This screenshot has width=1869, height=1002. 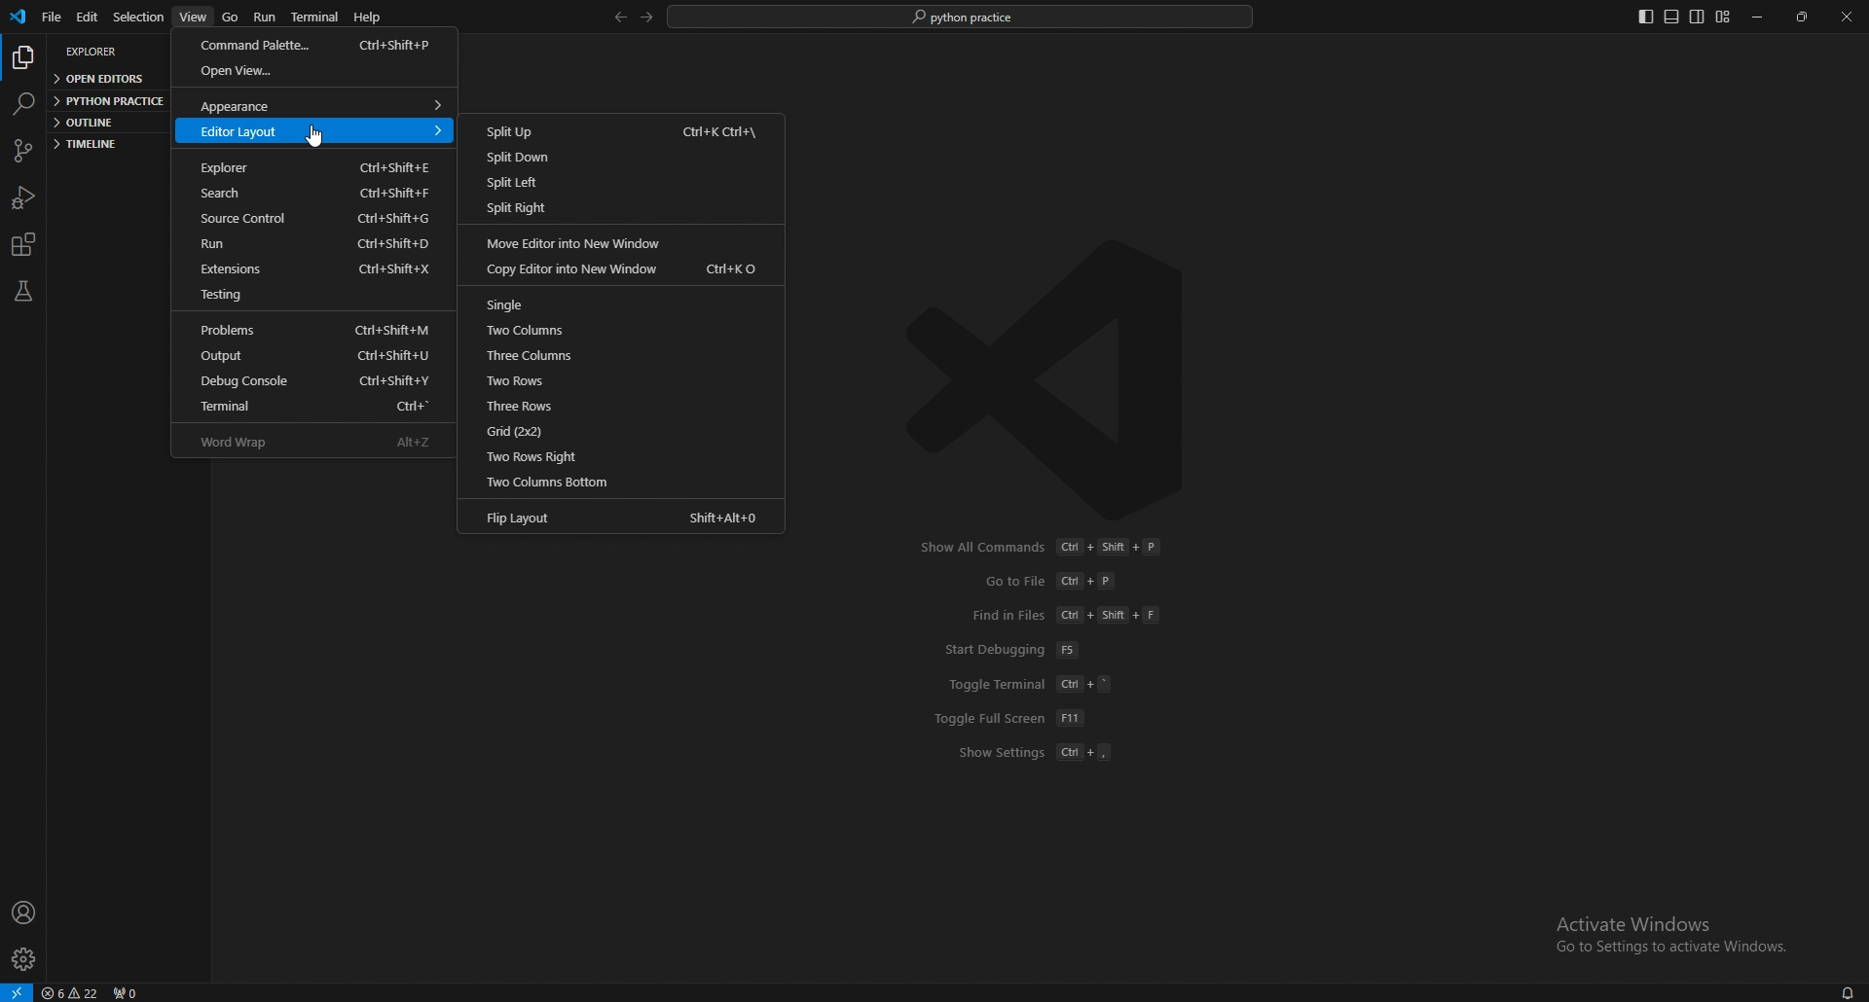 What do you see at coordinates (23, 151) in the screenshot?
I see `source control` at bounding box center [23, 151].